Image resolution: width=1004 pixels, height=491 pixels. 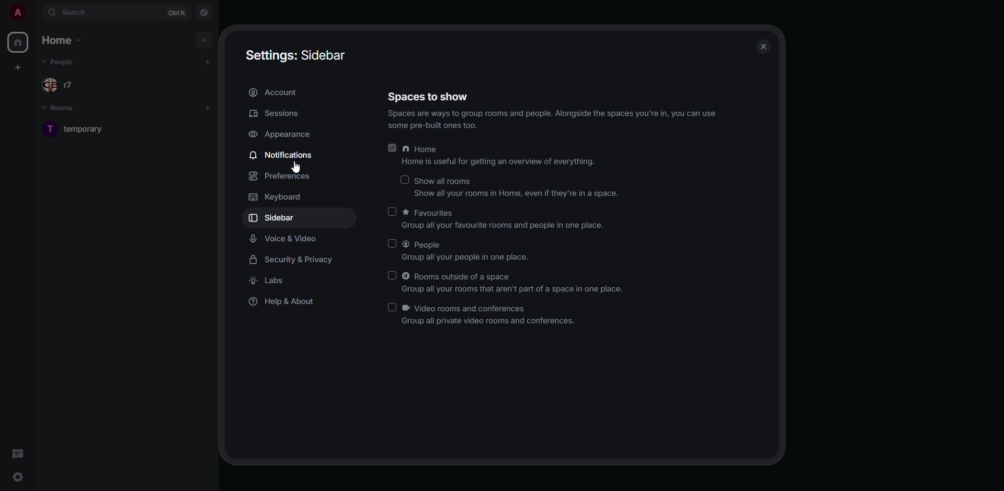 What do you see at coordinates (500, 156) in the screenshot?
I see `home` at bounding box center [500, 156].